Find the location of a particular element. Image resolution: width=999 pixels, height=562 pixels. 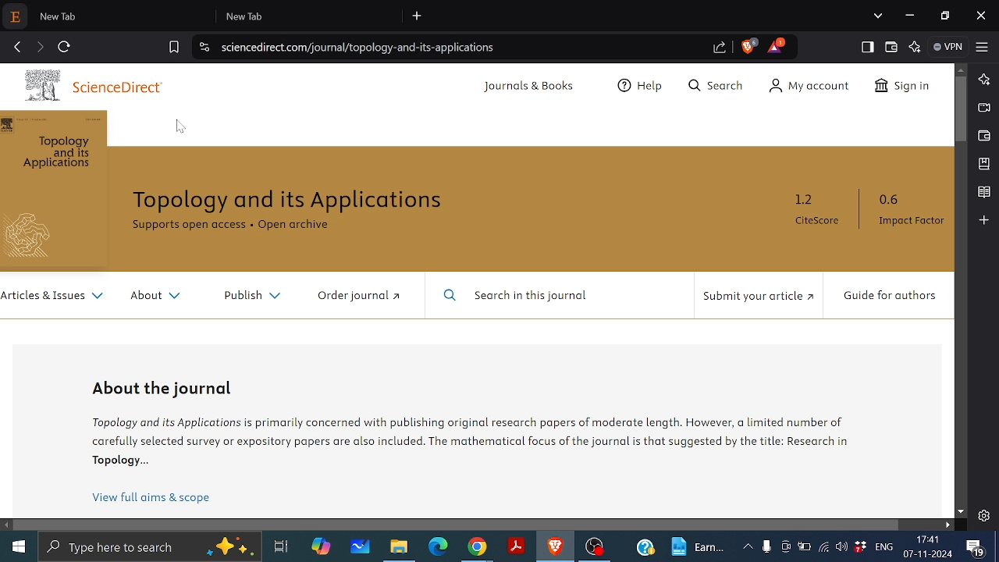

Brave shield is located at coordinates (749, 46).